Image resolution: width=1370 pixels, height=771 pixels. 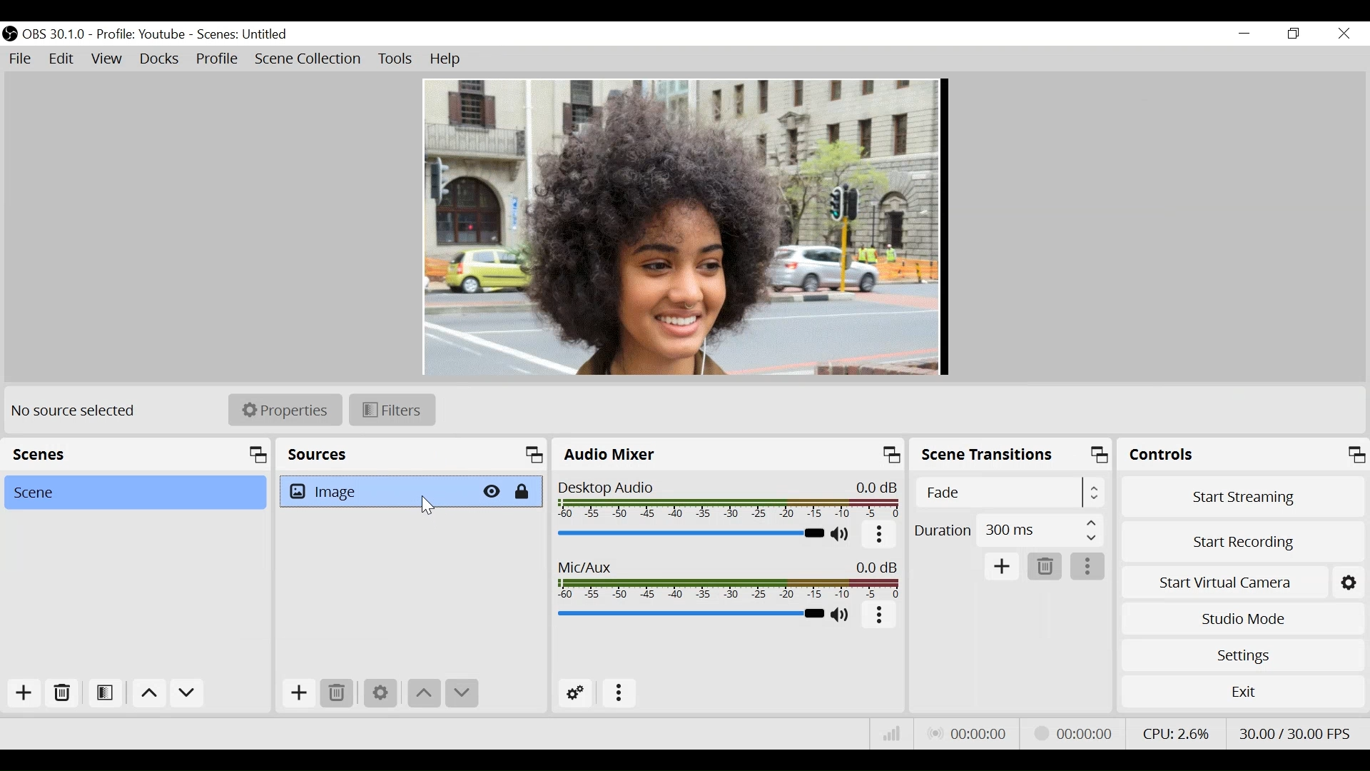 What do you see at coordinates (1242, 690) in the screenshot?
I see `Exit` at bounding box center [1242, 690].